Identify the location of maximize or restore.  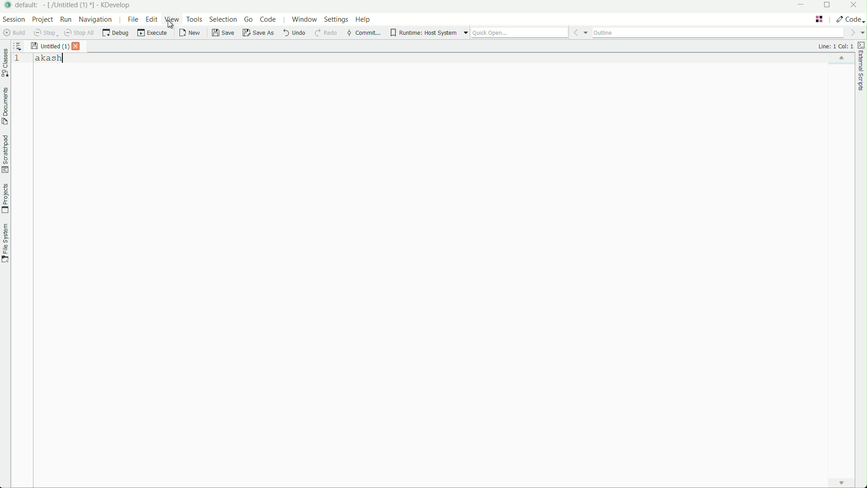
(830, 6).